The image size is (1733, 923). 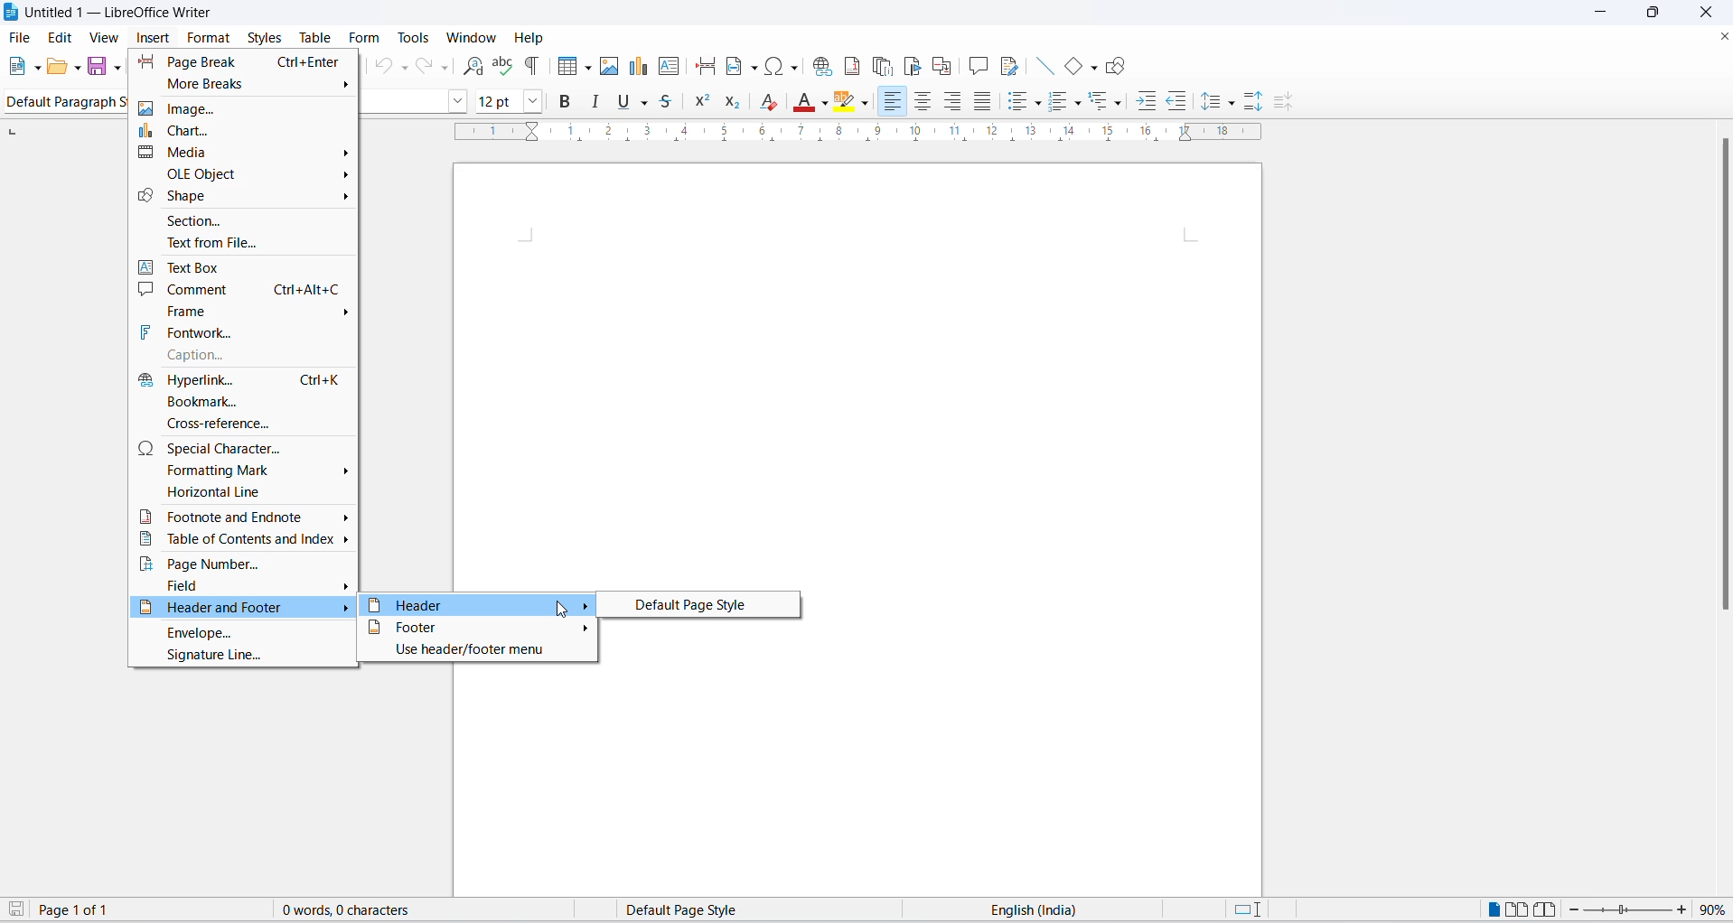 I want to click on window, so click(x=467, y=38).